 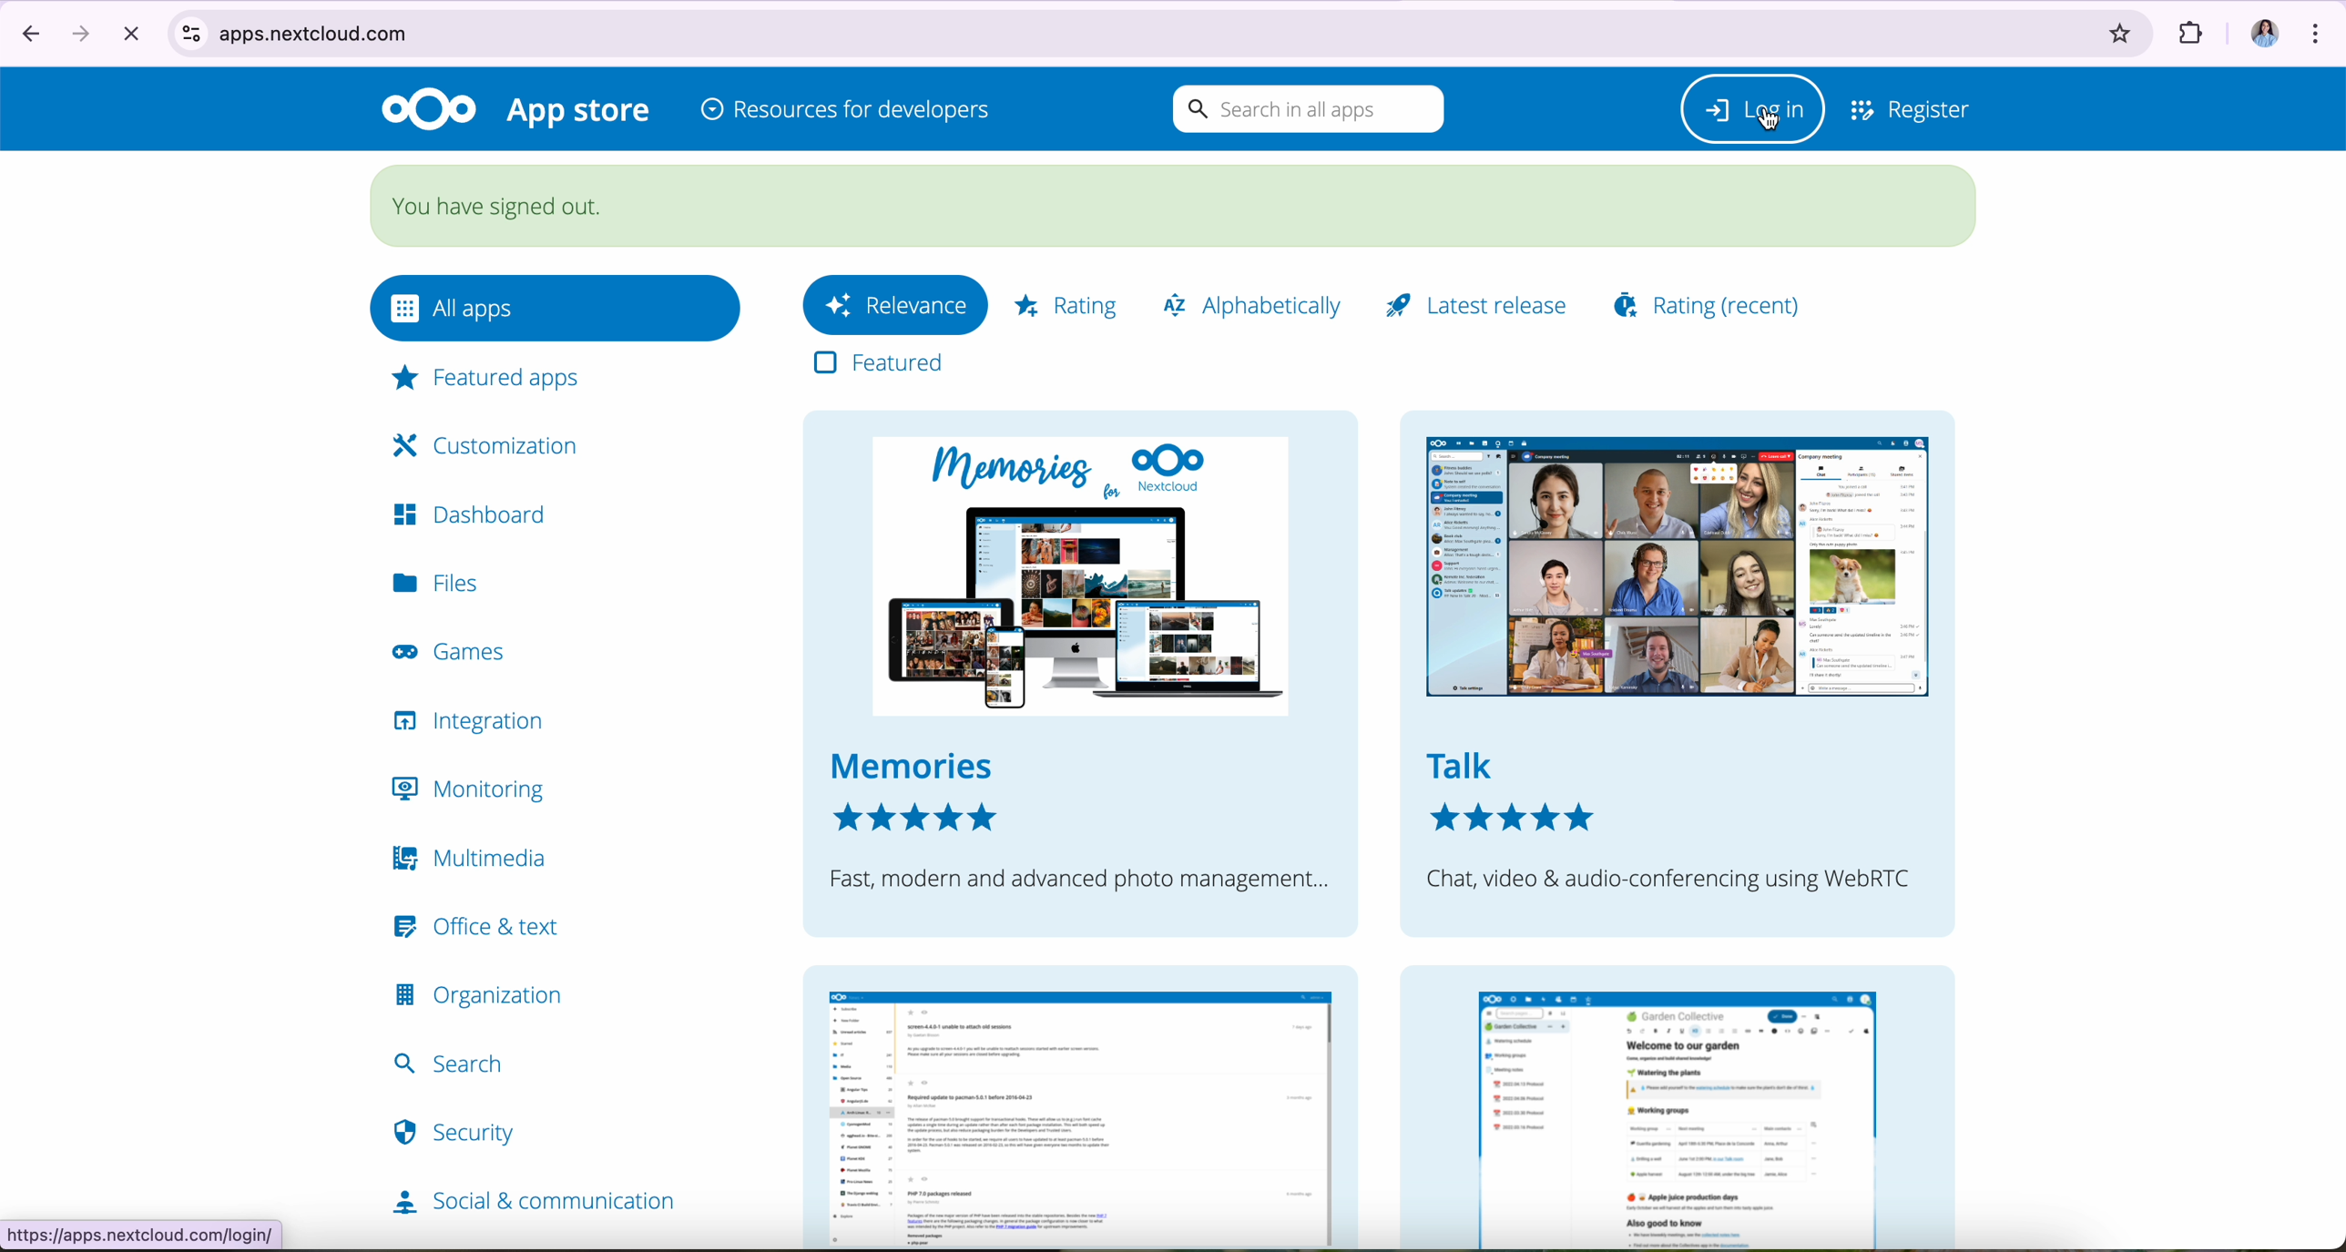 I want to click on https.//apps.nextcloud.com/logout., so click(x=147, y=1236).